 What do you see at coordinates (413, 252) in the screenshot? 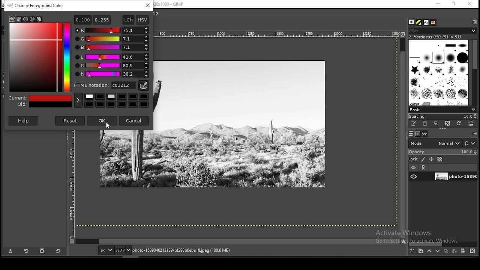
I see `new layer` at bounding box center [413, 252].